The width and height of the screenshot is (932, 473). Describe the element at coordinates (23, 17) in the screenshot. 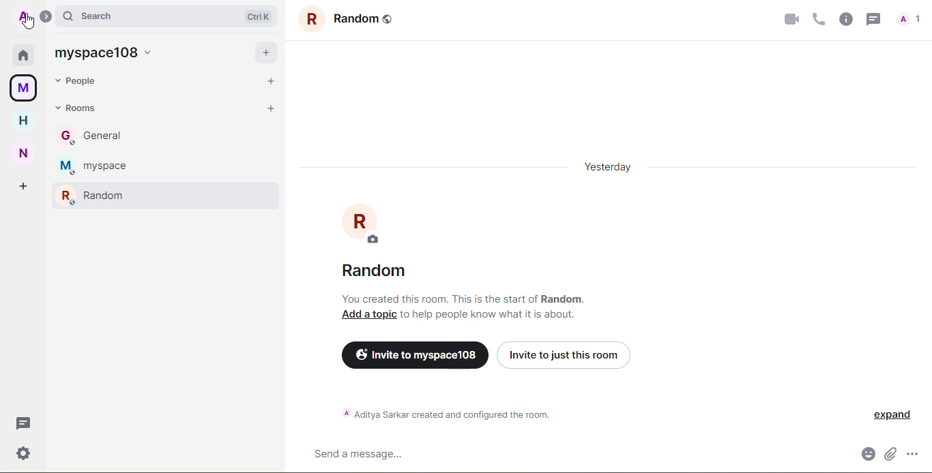

I see `accout` at that location.